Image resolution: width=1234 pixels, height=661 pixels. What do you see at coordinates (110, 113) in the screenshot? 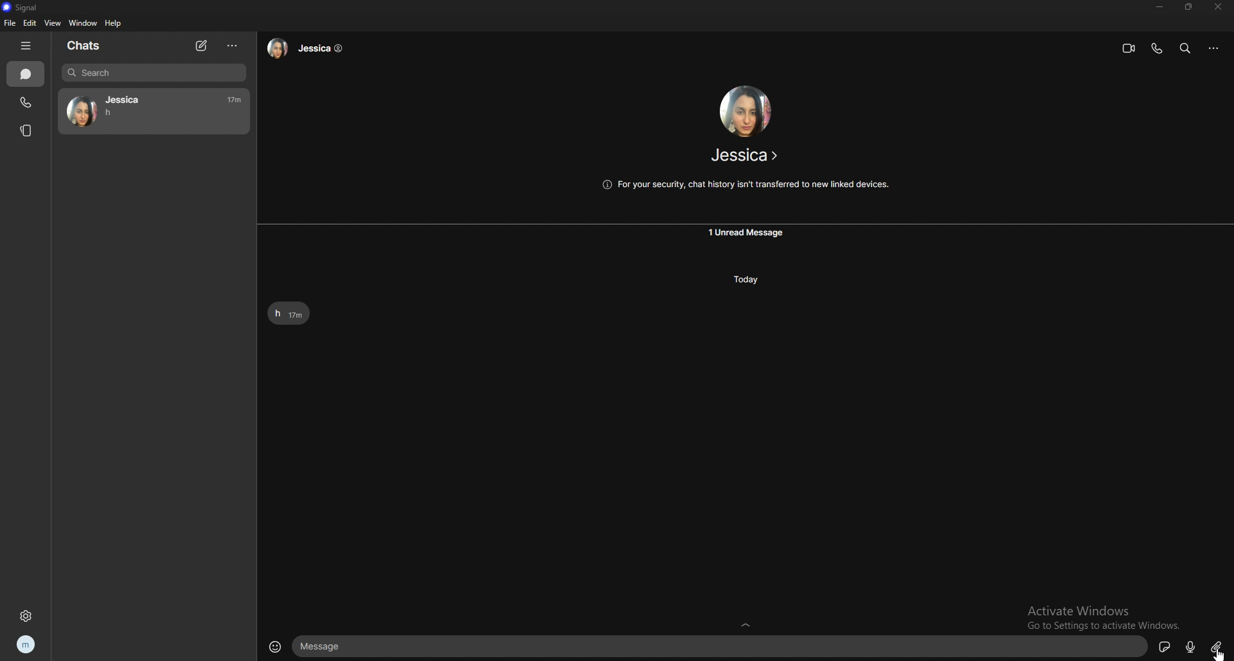
I see `h` at bounding box center [110, 113].